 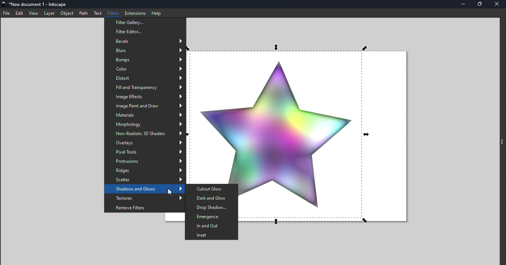 What do you see at coordinates (212, 226) in the screenshot?
I see `In and Out` at bounding box center [212, 226].